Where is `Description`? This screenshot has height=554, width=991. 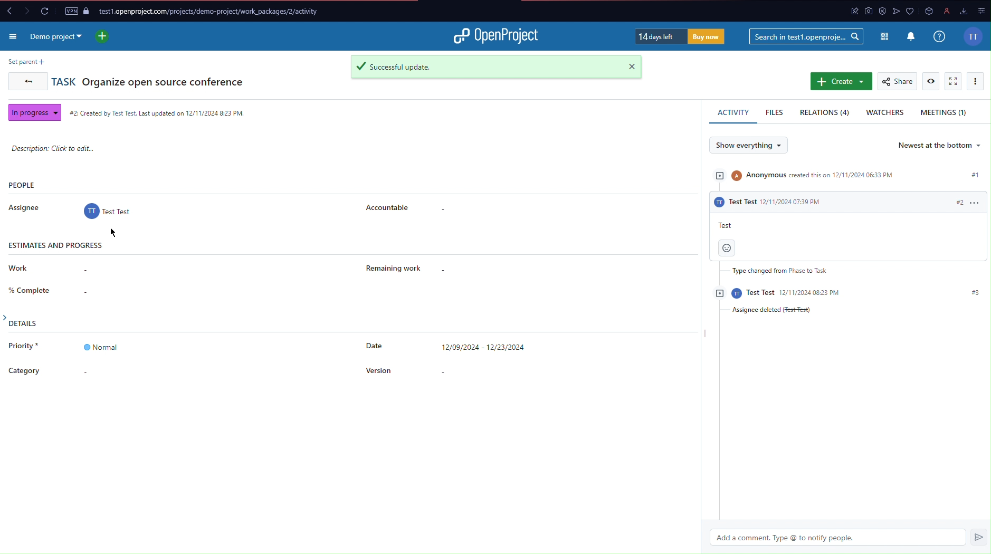
Description is located at coordinates (54, 148).